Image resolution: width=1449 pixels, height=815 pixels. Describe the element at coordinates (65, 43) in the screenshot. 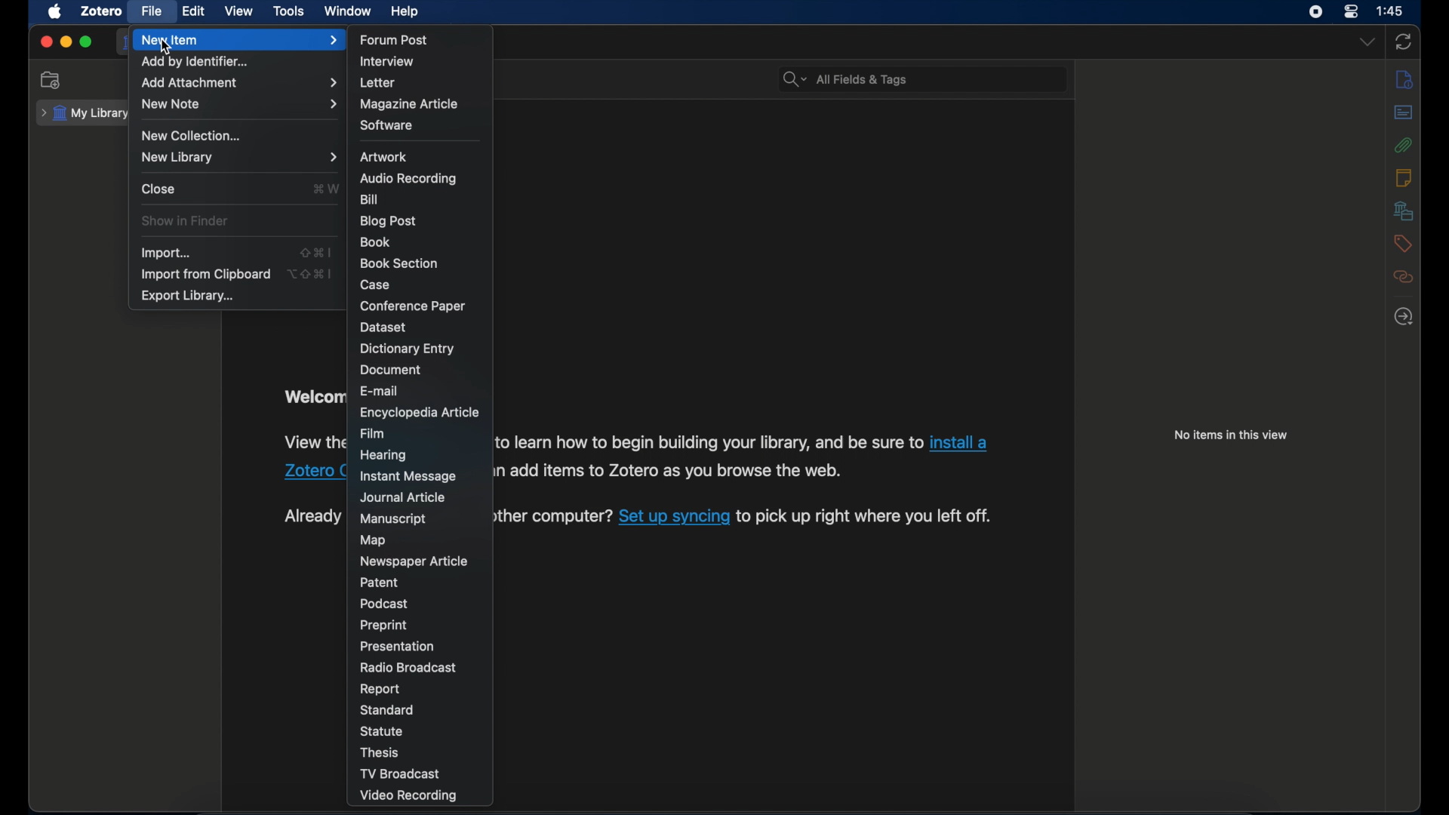

I see `minimize` at that location.